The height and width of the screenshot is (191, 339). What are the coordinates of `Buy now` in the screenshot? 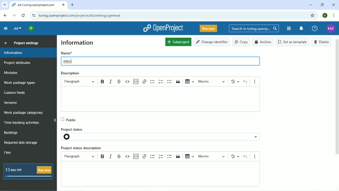 It's located at (209, 29).